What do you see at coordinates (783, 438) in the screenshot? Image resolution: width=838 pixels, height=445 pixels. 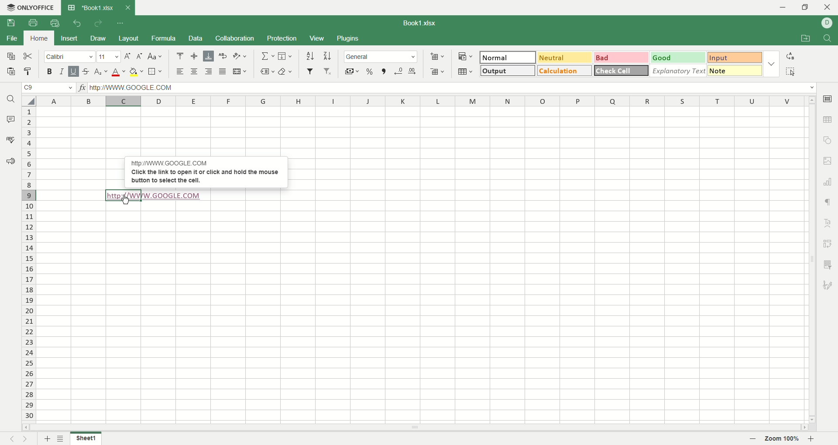 I see `zoom percent` at bounding box center [783, 438].